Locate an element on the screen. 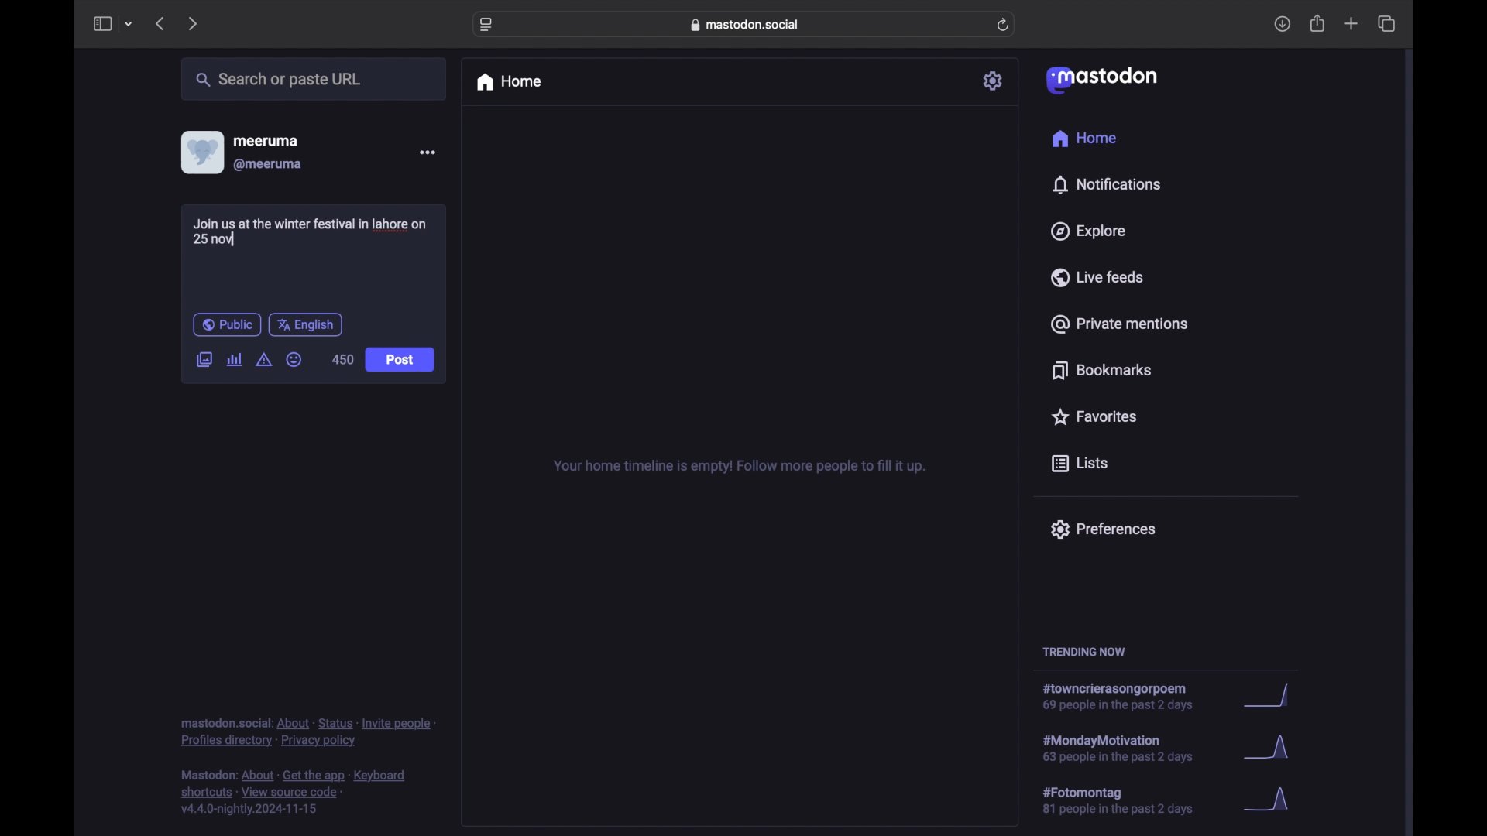 This screenshot has width=1487, height=836. refresh is located at coordinates (1004, 26).